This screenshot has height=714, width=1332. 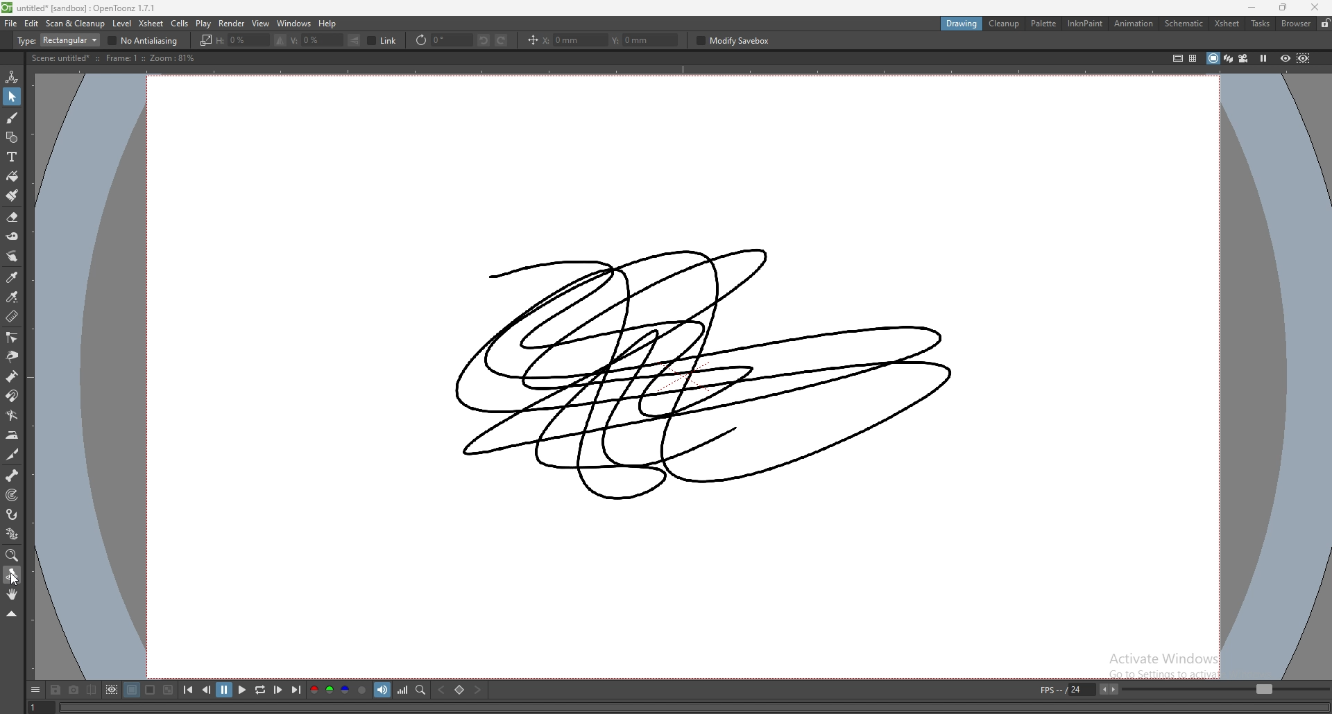 What do you see at coordinates (37, 707) in the screenshot?
I see `1` at bounding box center [37, 707].